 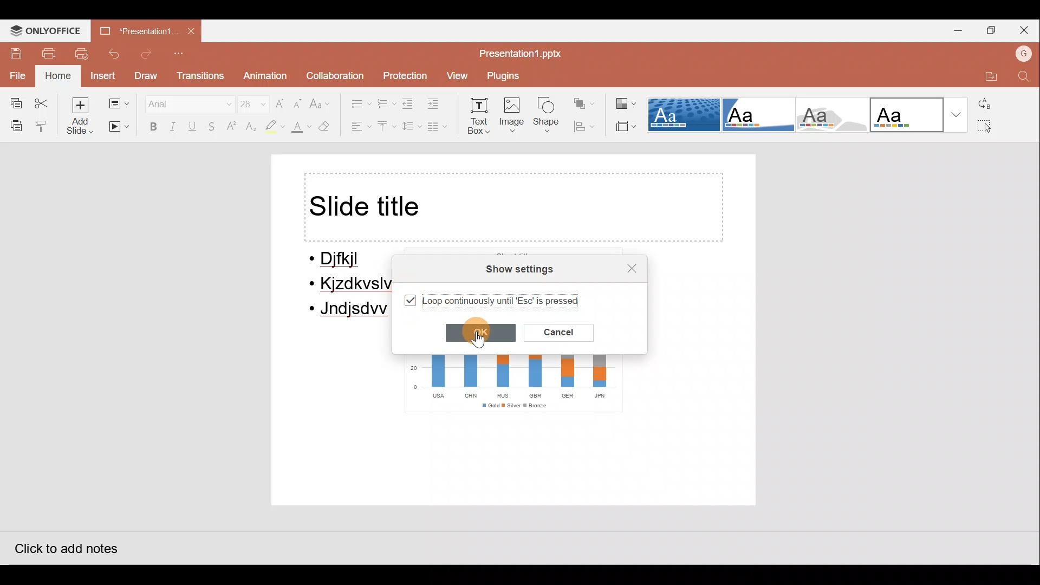 What do you see at coordinates (582, 103) in the screenshot?
I see `Arrange shape` at bounding box center [582, 103].